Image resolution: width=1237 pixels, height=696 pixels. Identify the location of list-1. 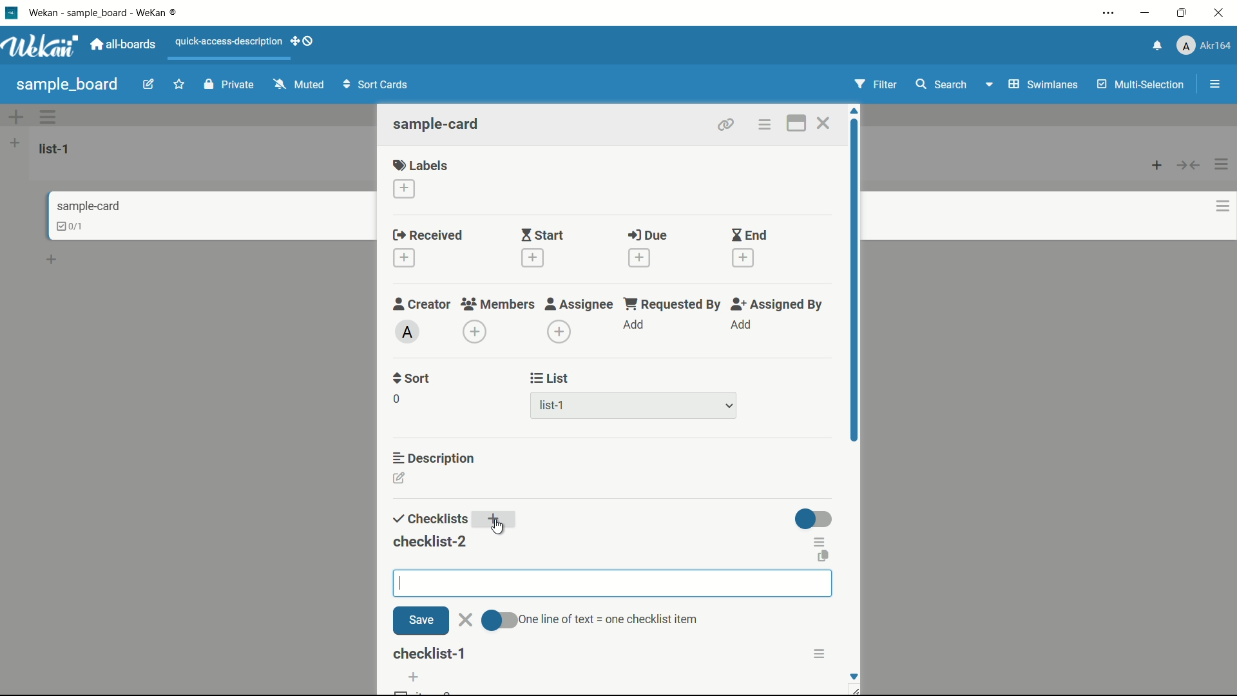
(57, 148).